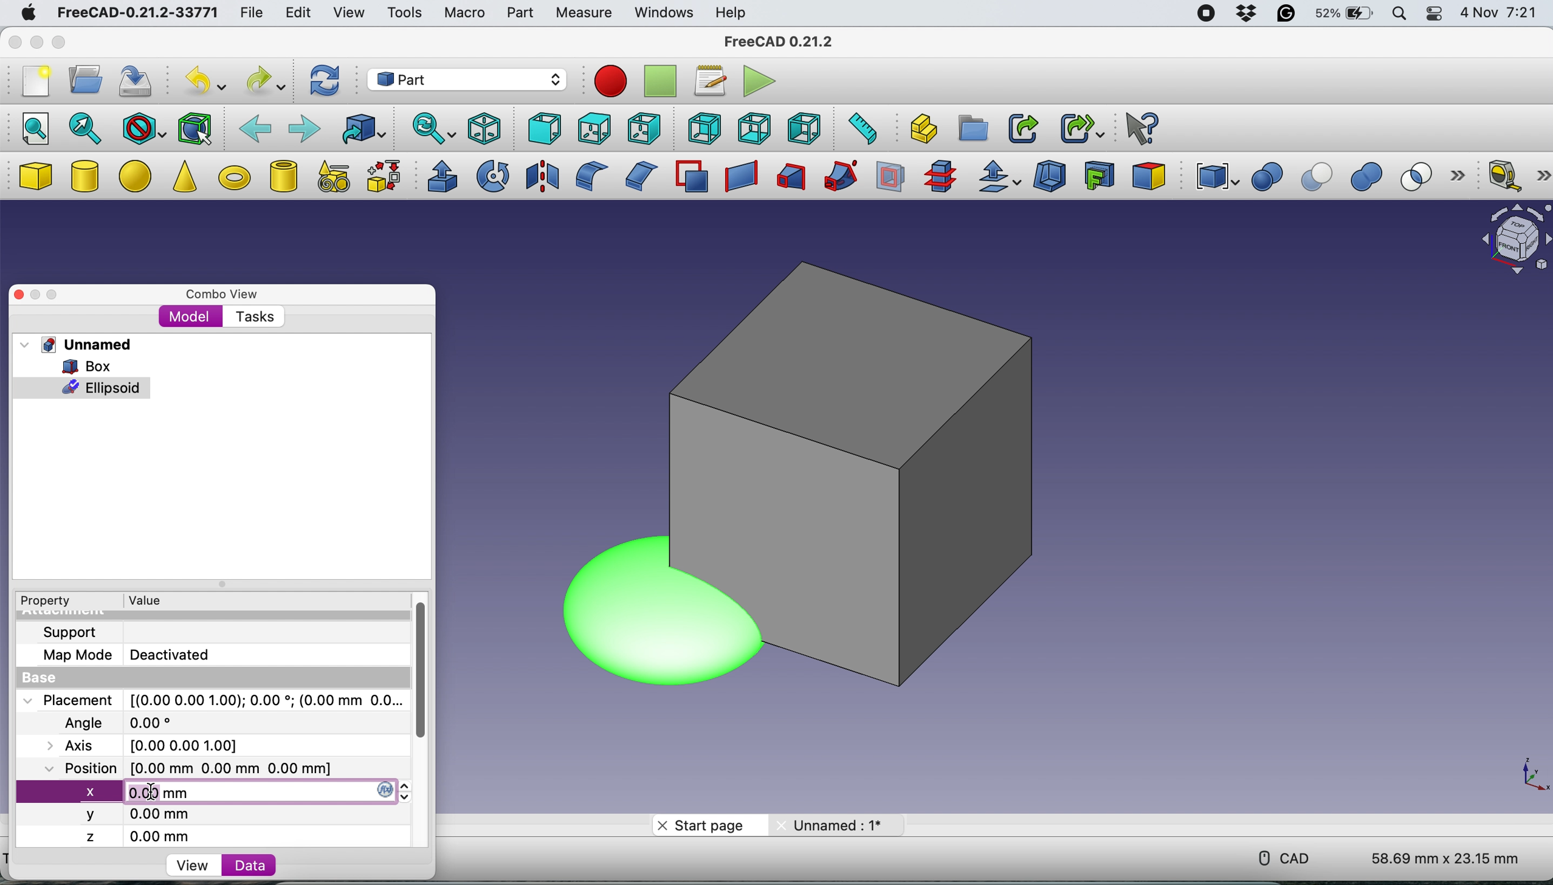  I want to click on dropbox, so click(1244, 14).